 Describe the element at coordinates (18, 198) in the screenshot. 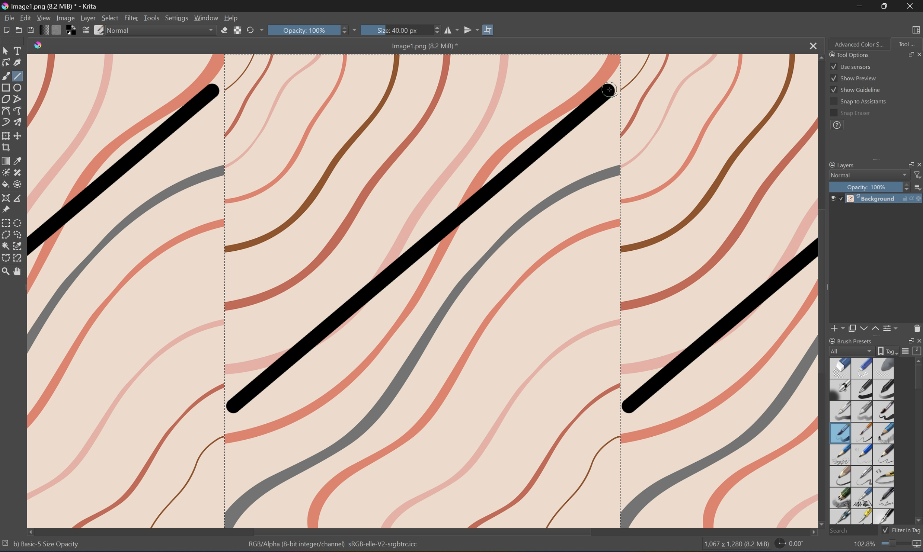

I see `Measure the distance between two points` at that location.